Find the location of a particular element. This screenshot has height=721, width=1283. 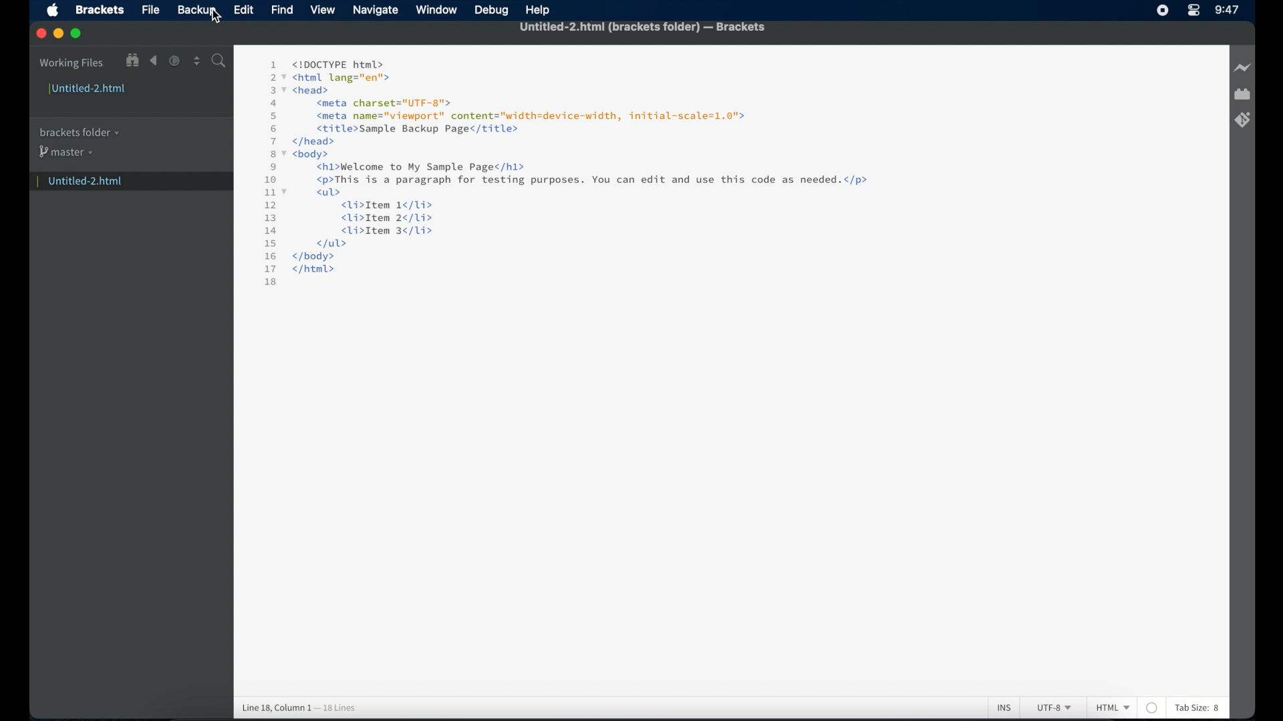

tab size: 8 is located at coordinates (1198, 708).